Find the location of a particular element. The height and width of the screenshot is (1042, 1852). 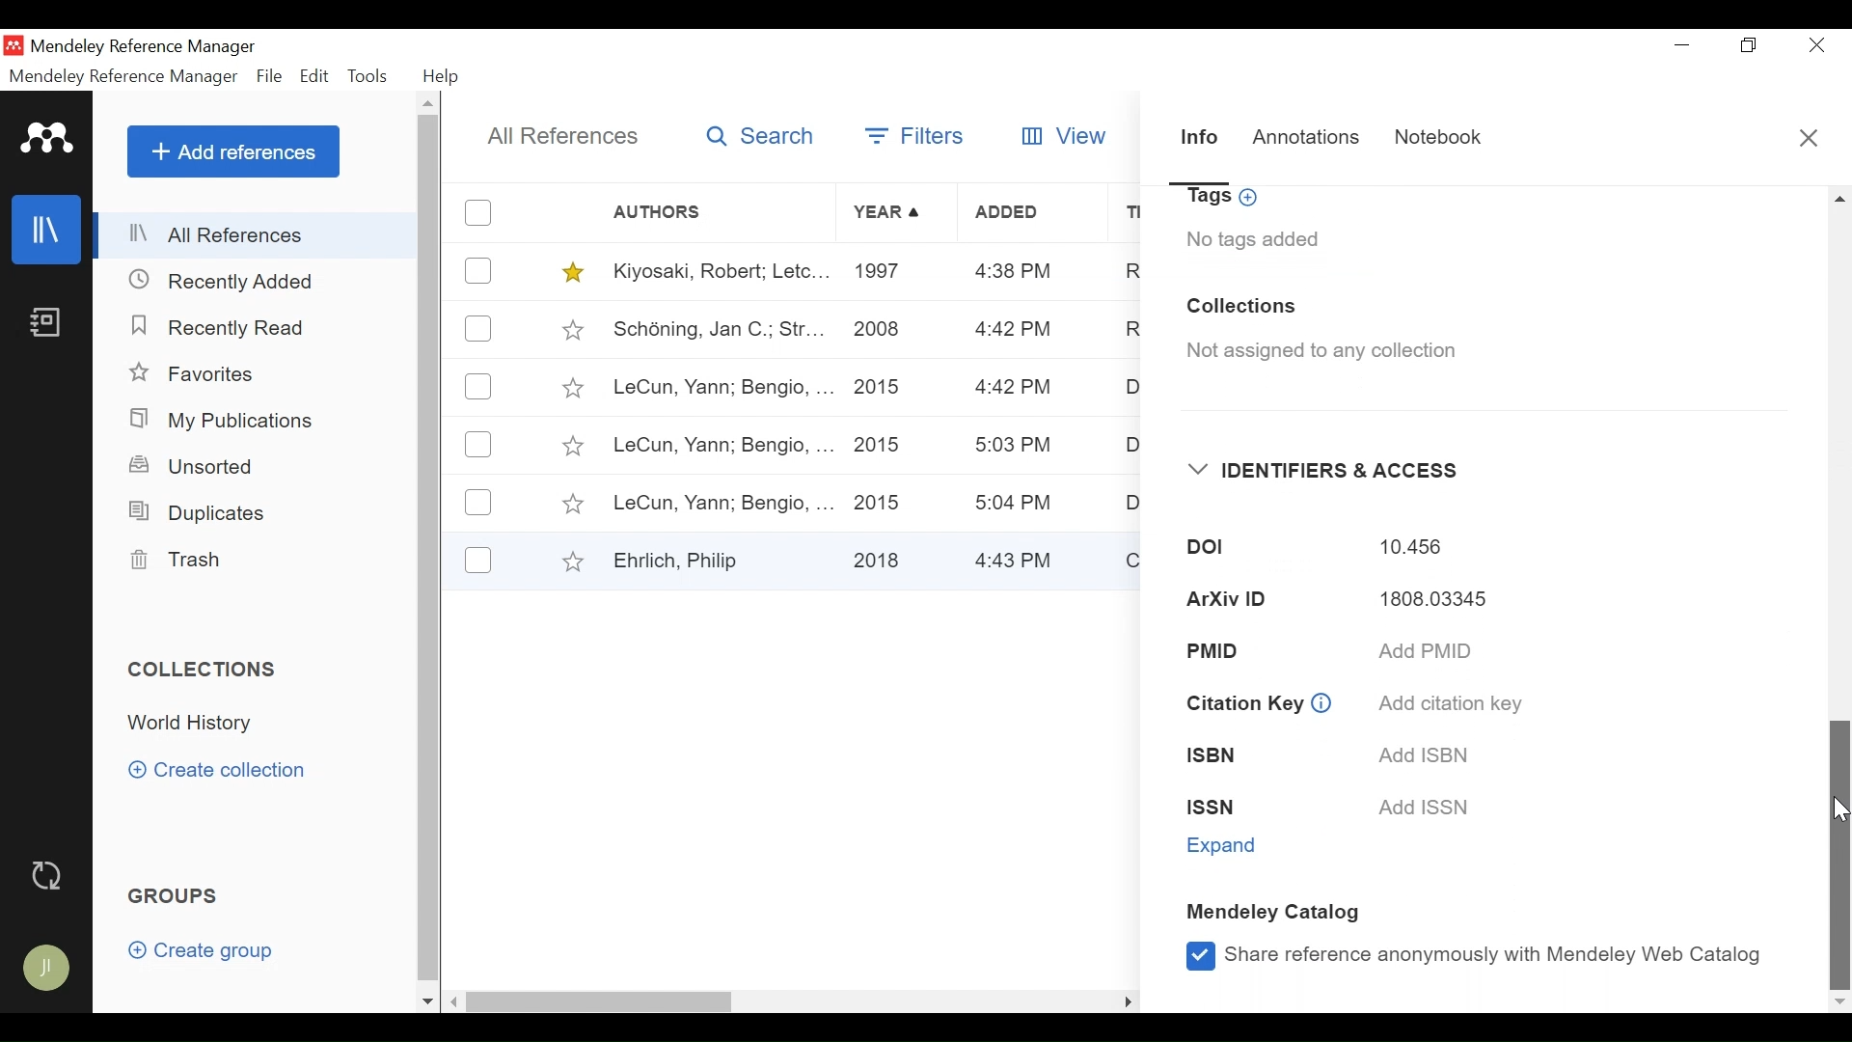

Unsorted is located at coordinates (192, 468).